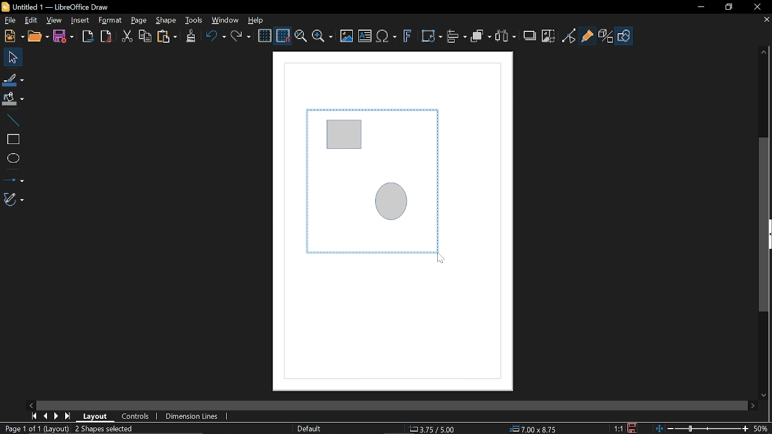  What do you see at coordinates (633, 428) in the screenshot?
I see `Save` at bounding box center [633, 428].